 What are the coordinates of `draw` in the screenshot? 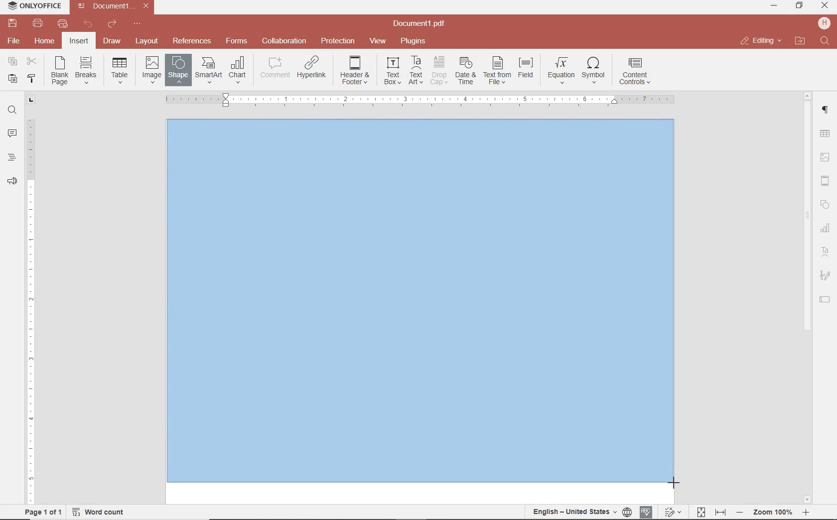 It's located at (113, 40).